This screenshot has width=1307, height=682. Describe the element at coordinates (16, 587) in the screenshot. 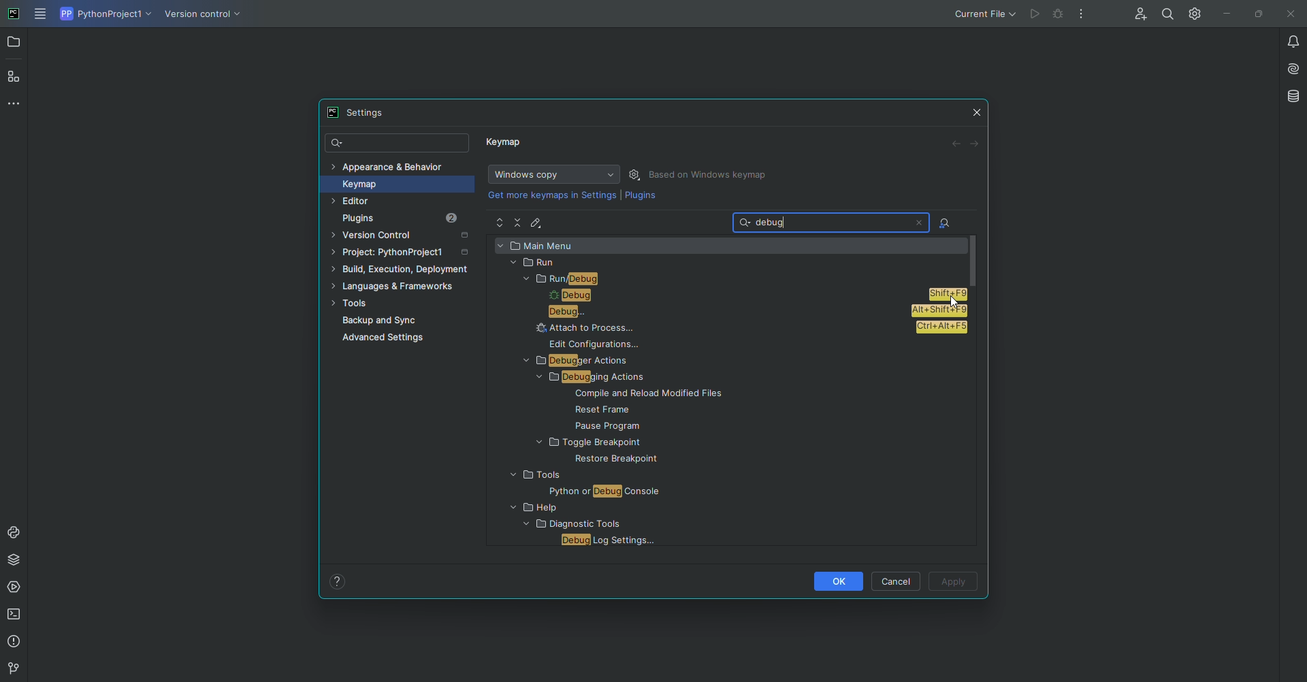

I see `Services` at that location.